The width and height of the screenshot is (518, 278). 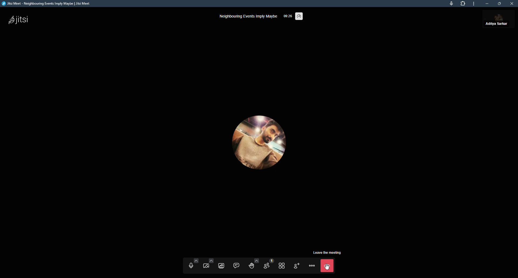 I want to click on minimise, so click(x=500, y=4).